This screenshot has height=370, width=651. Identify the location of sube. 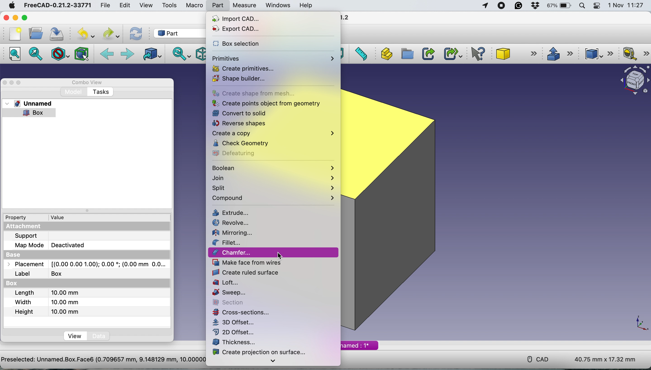
(517, 54).